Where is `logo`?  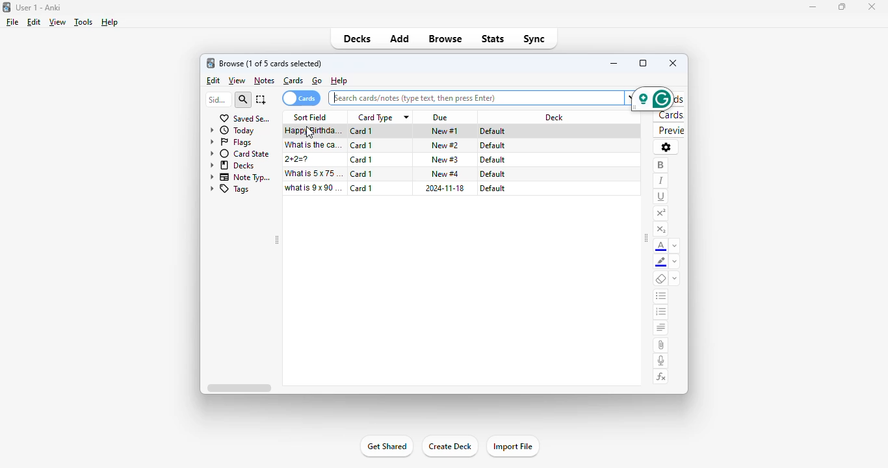
logo is located at coordinates (210, 63).